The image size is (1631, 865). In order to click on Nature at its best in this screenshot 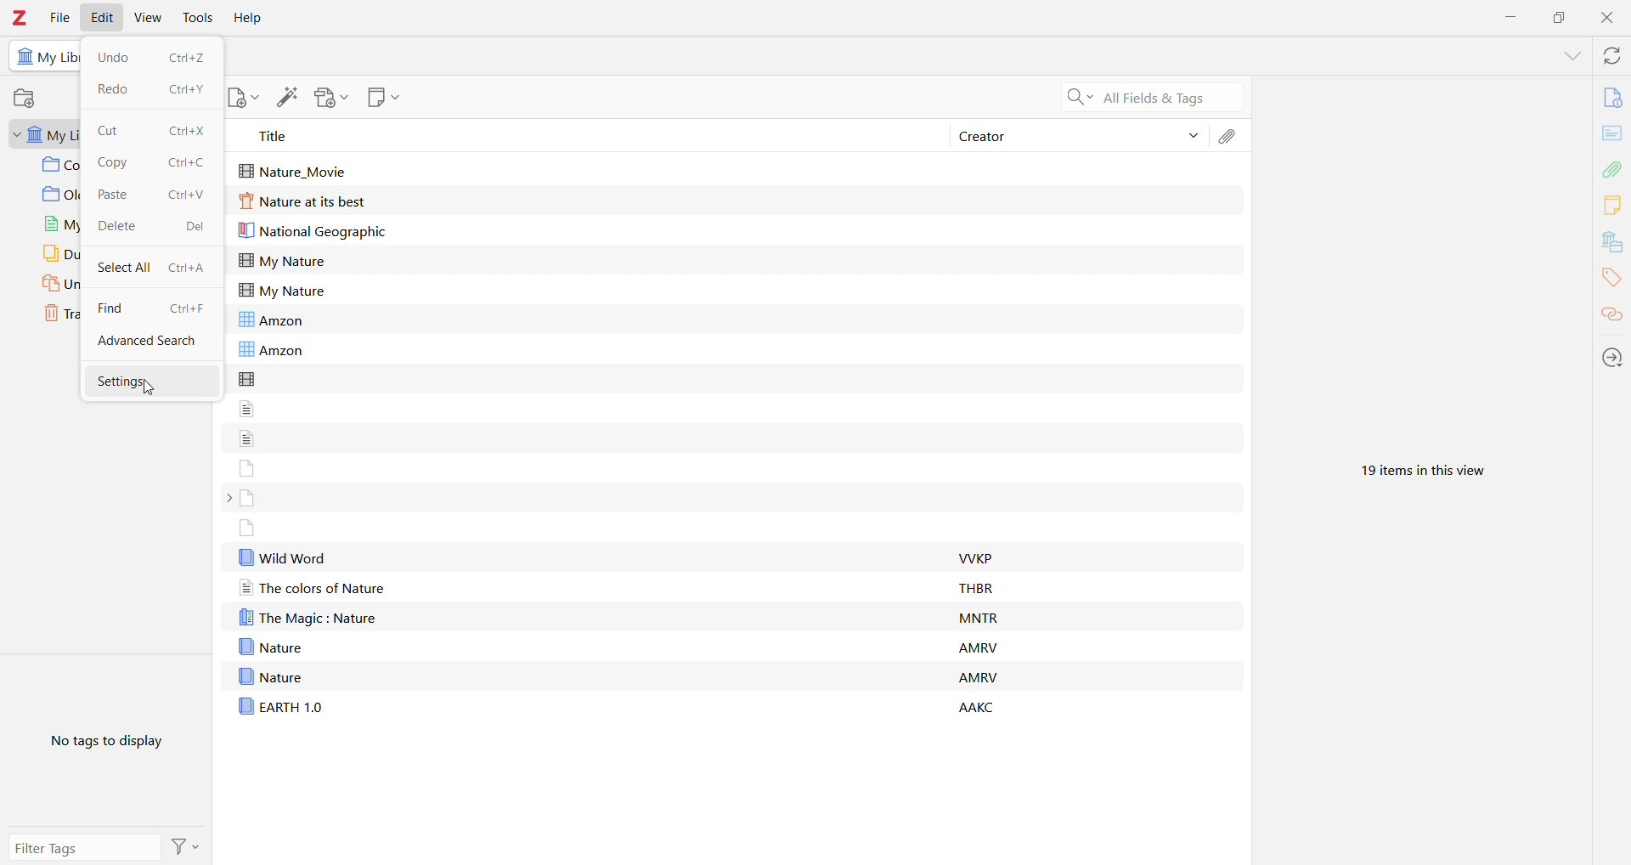, I will do `click(305, 202)`.